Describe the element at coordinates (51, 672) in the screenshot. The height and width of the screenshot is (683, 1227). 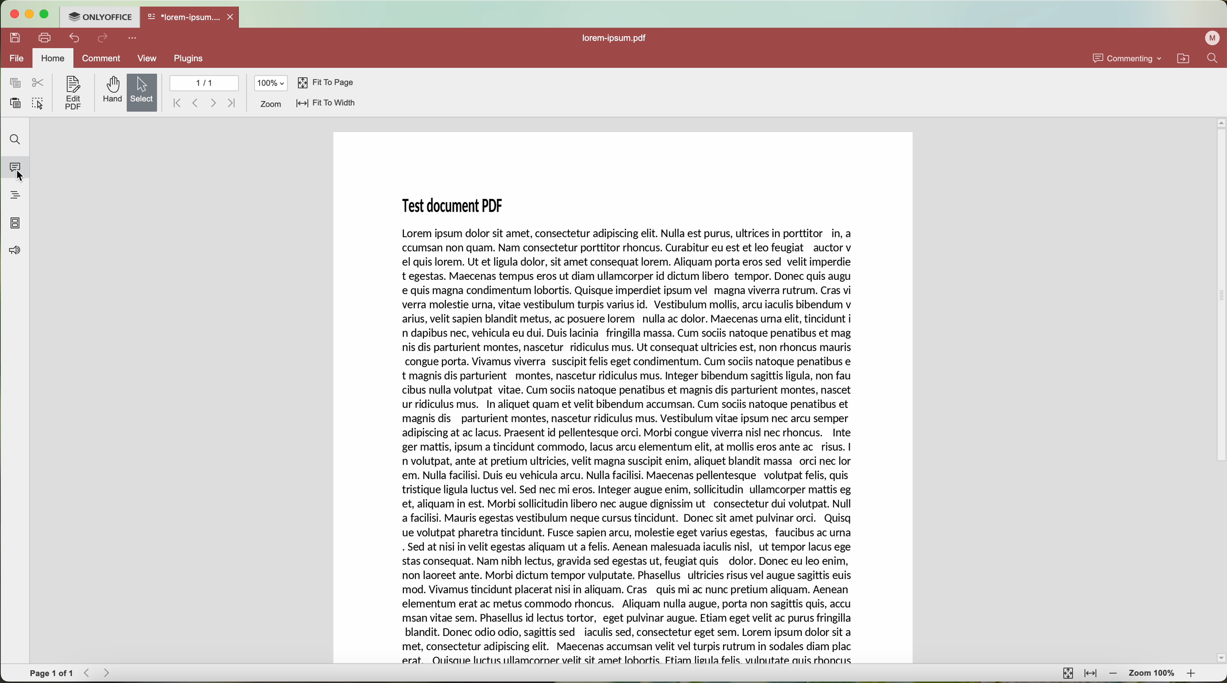
I see `page 1 of 1` at that location.